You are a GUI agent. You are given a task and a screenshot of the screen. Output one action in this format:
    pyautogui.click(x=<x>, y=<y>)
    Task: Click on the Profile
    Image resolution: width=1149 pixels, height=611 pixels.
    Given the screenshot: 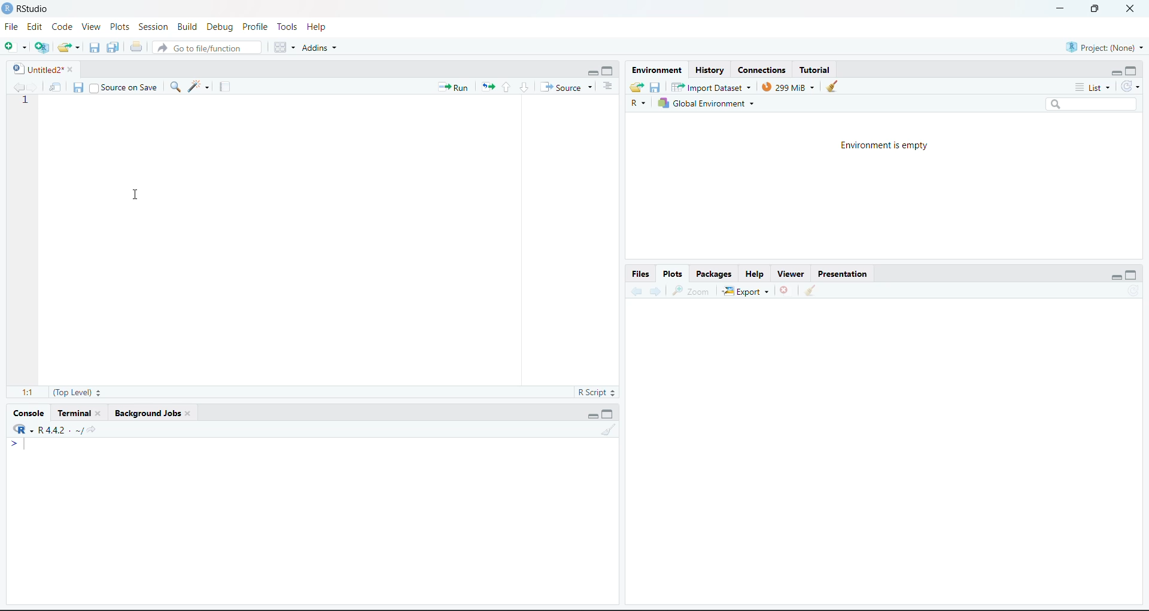 What is the action you would take?
    pyautogui.click(x=258, y=27)
    